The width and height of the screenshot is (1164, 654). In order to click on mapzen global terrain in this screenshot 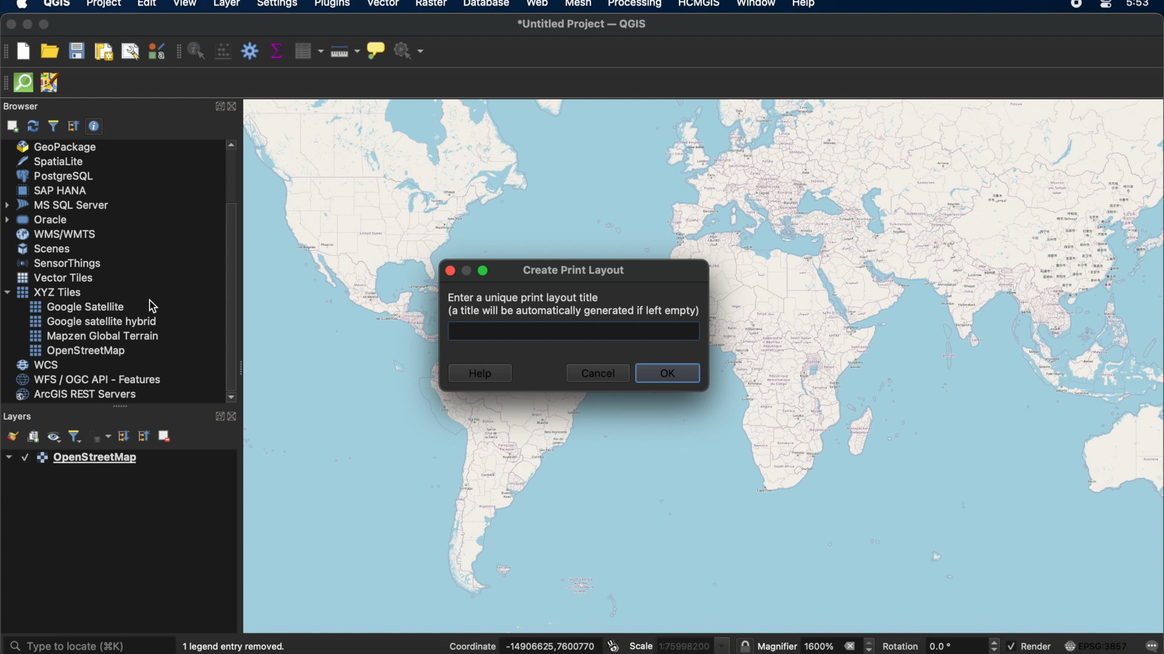, I will do `click(95, 336)`.